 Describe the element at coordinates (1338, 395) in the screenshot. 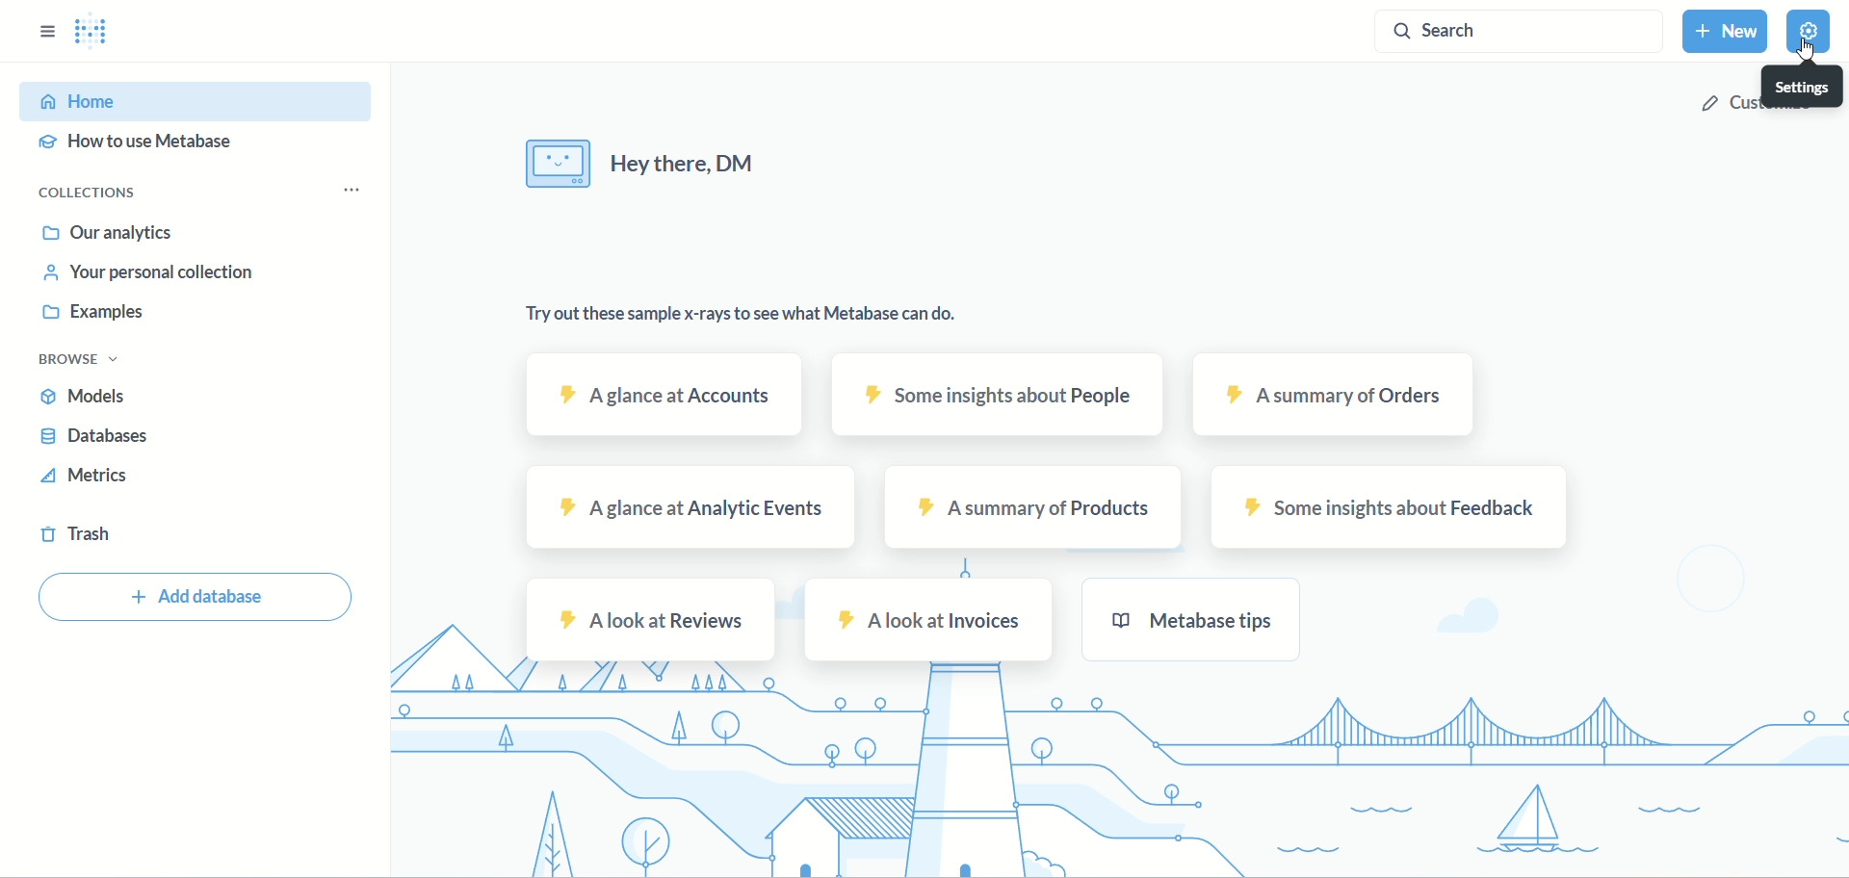

I see `orders` at that location.